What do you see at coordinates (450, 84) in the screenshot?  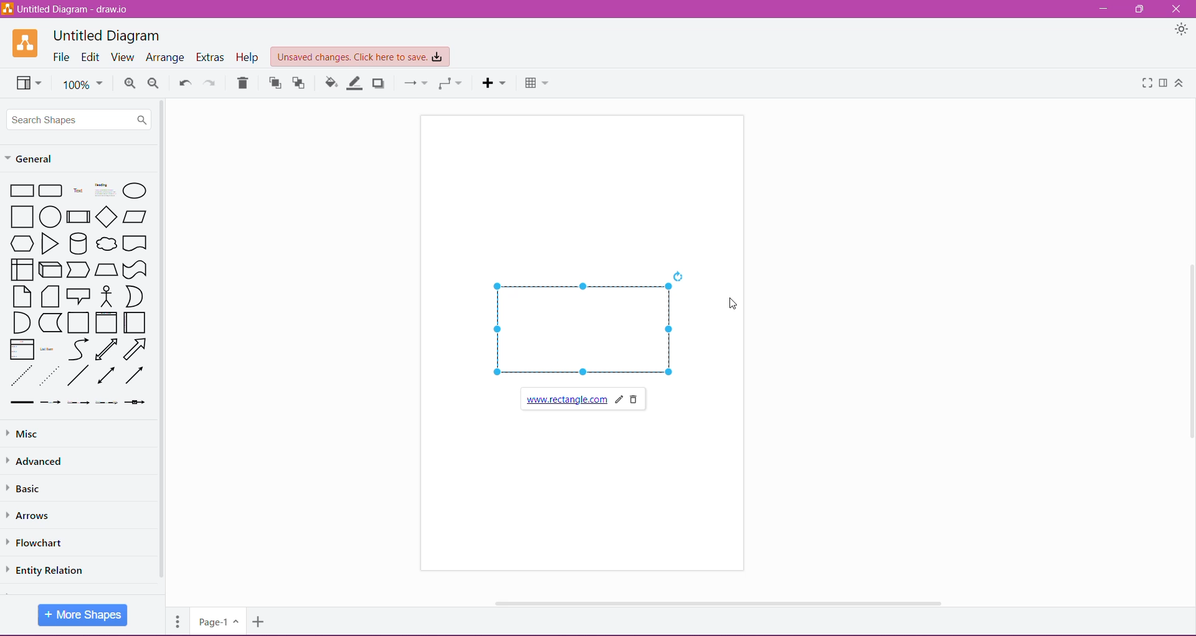 I see `Waypoints` at bounding box center [450, 84].